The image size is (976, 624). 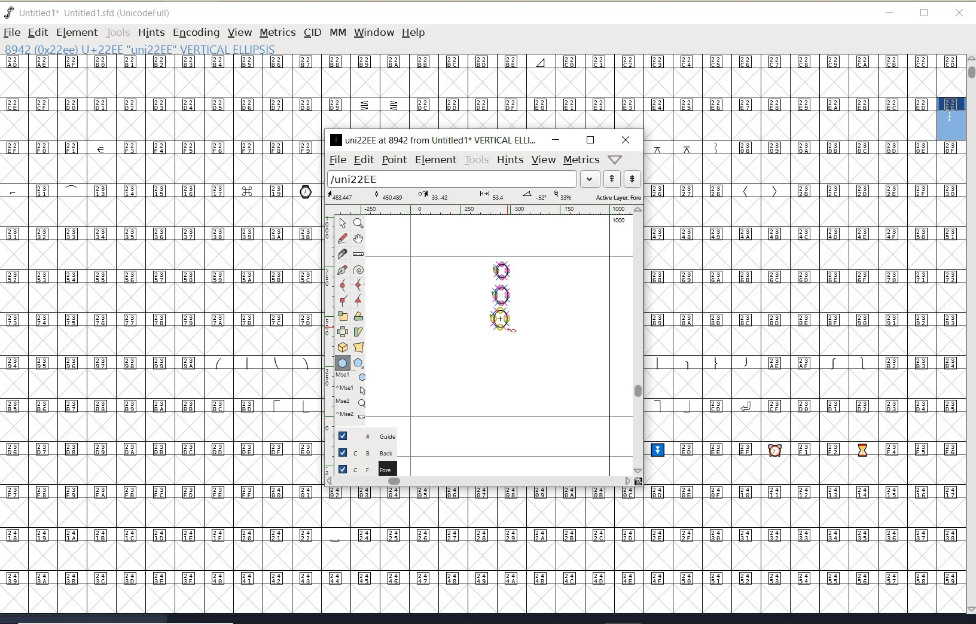 I want to click on a vertical ellipsis creation, so click(x=501, y=319).